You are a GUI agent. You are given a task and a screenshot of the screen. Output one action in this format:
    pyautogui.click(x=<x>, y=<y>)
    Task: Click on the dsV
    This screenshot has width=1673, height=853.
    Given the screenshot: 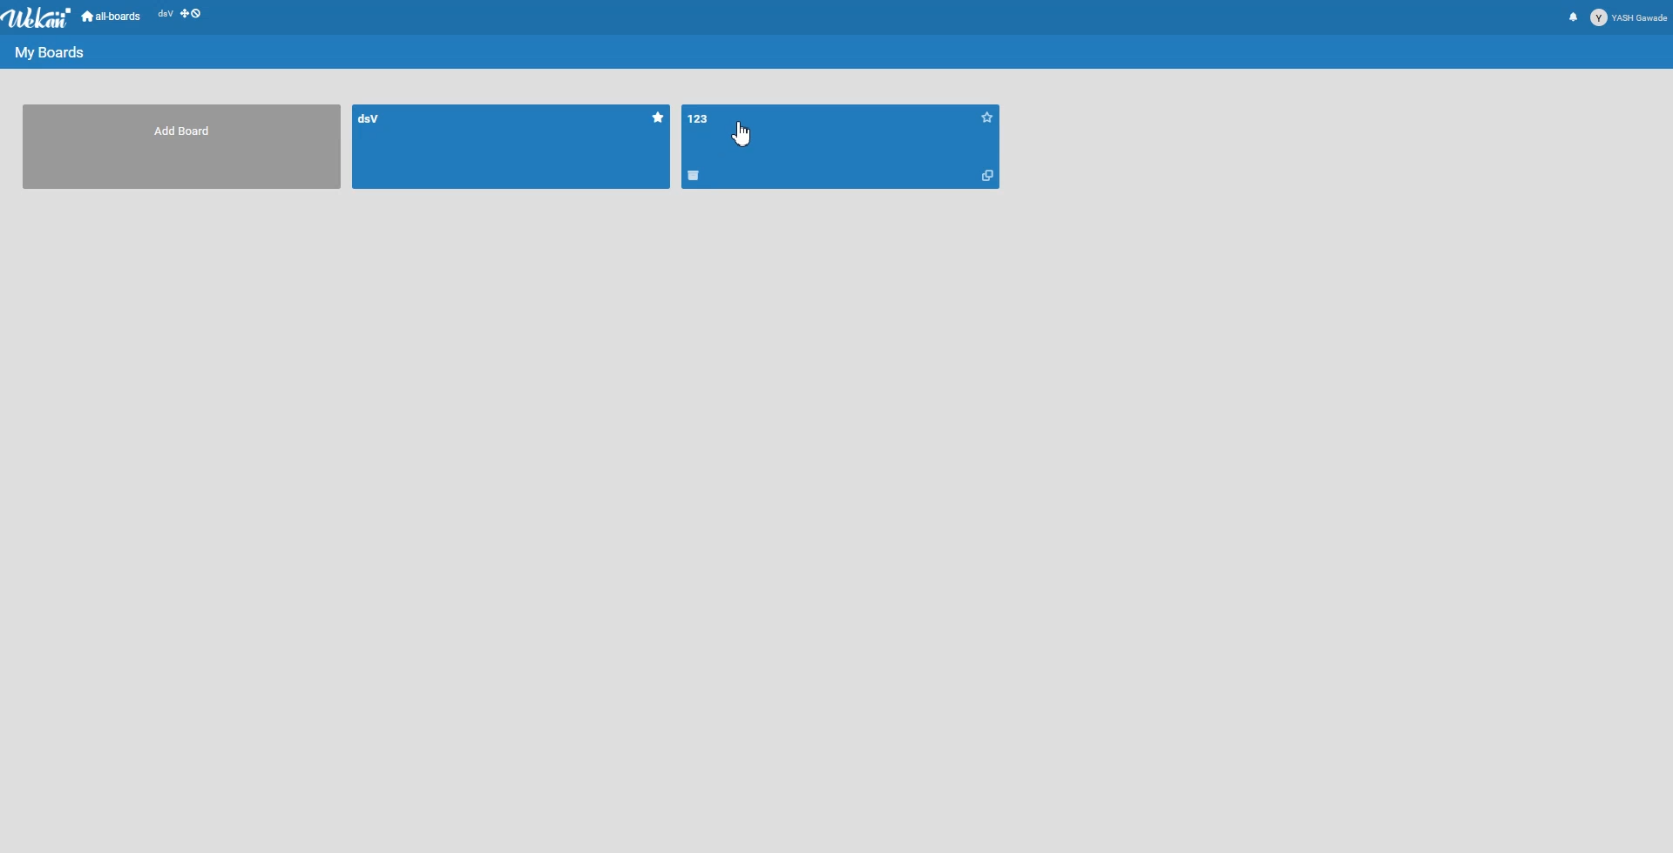 What is the action you would take?
    pyautogui.click(x=165, y=14)
    